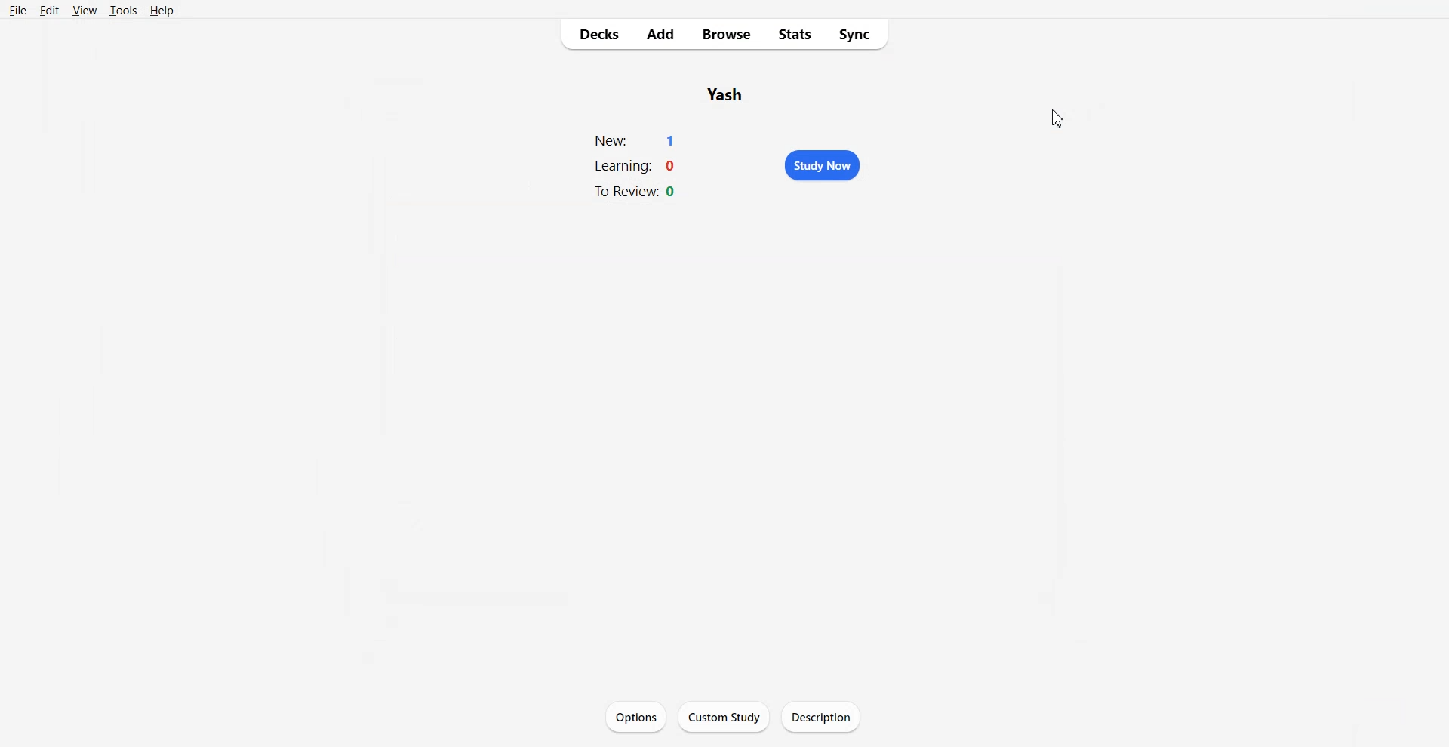 The height and width of the screenshot is (747, 1449). I want to click on New: 1, so click(637, 140).